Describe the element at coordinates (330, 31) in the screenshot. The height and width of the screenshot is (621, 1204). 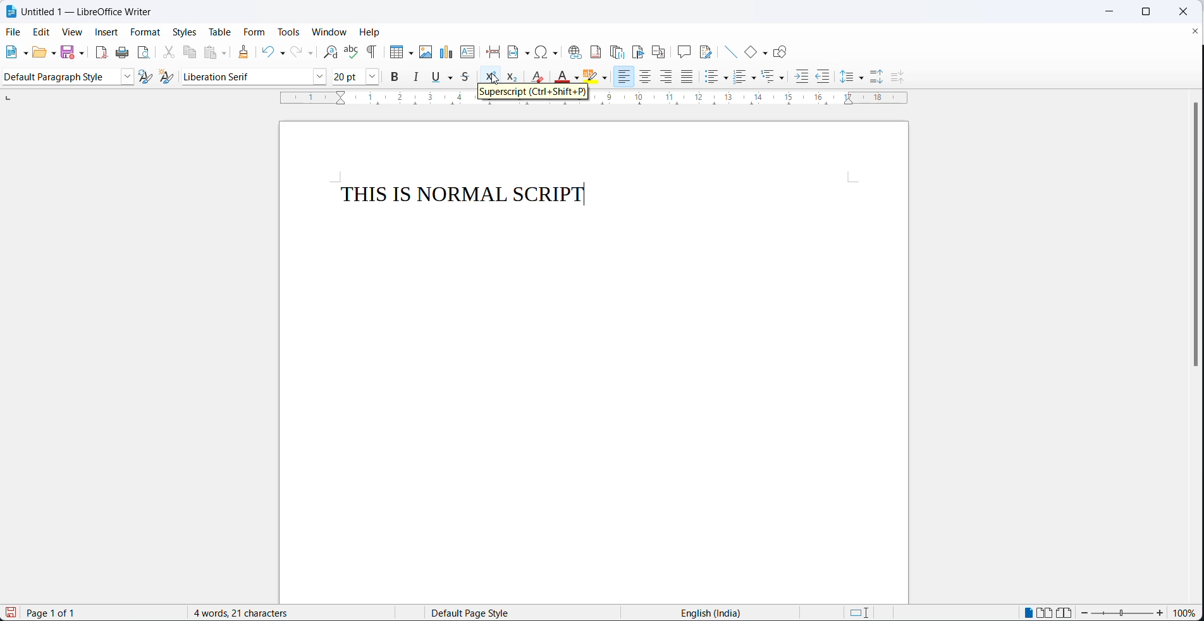
I see `window` at that location.